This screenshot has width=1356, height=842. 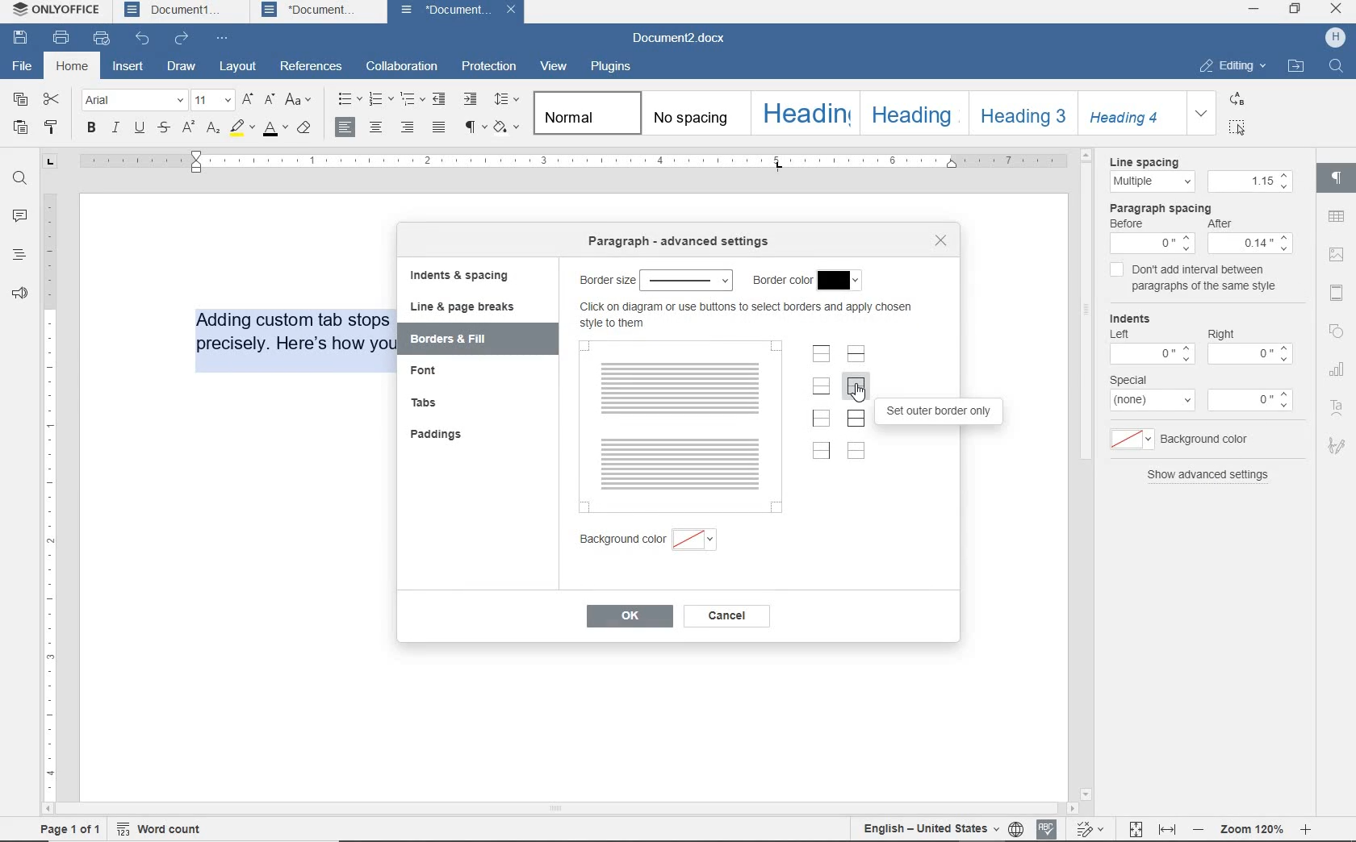 What do you see at coordinates (926, 828) in the screenshot?
I see `track changes` at bounding box center [926, 828].